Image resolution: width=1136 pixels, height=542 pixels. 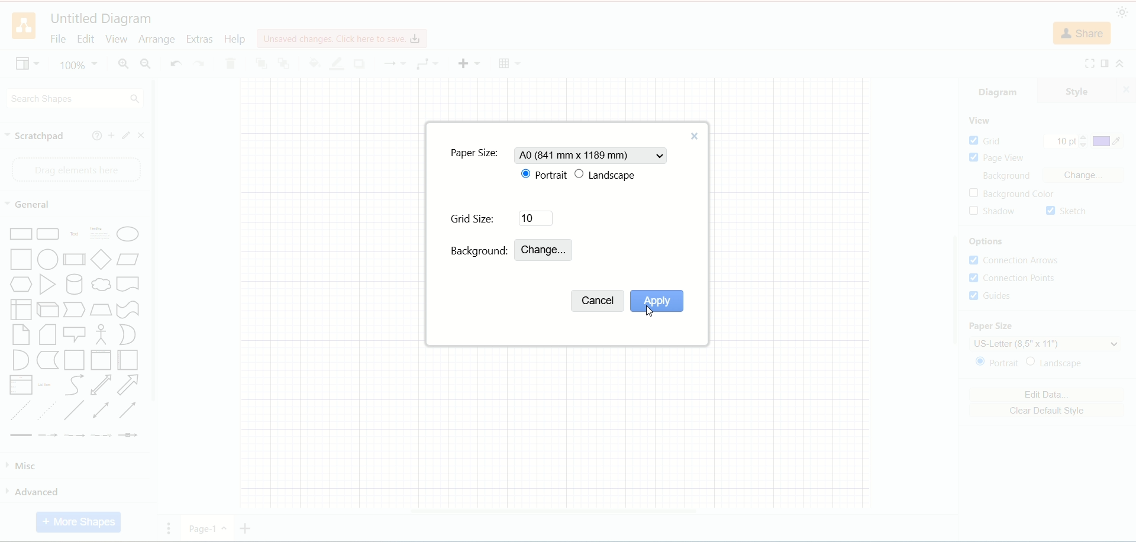 What do you see at coordinates (546, 250) in the screenshot?
I see `change` at bounding box center [546, 250].